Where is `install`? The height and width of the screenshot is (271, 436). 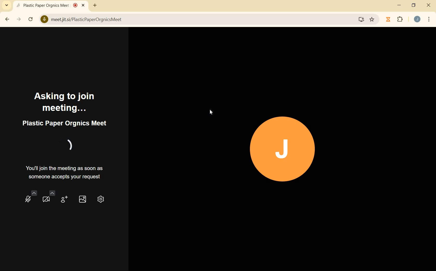
install is located at coordinates (362, 20).